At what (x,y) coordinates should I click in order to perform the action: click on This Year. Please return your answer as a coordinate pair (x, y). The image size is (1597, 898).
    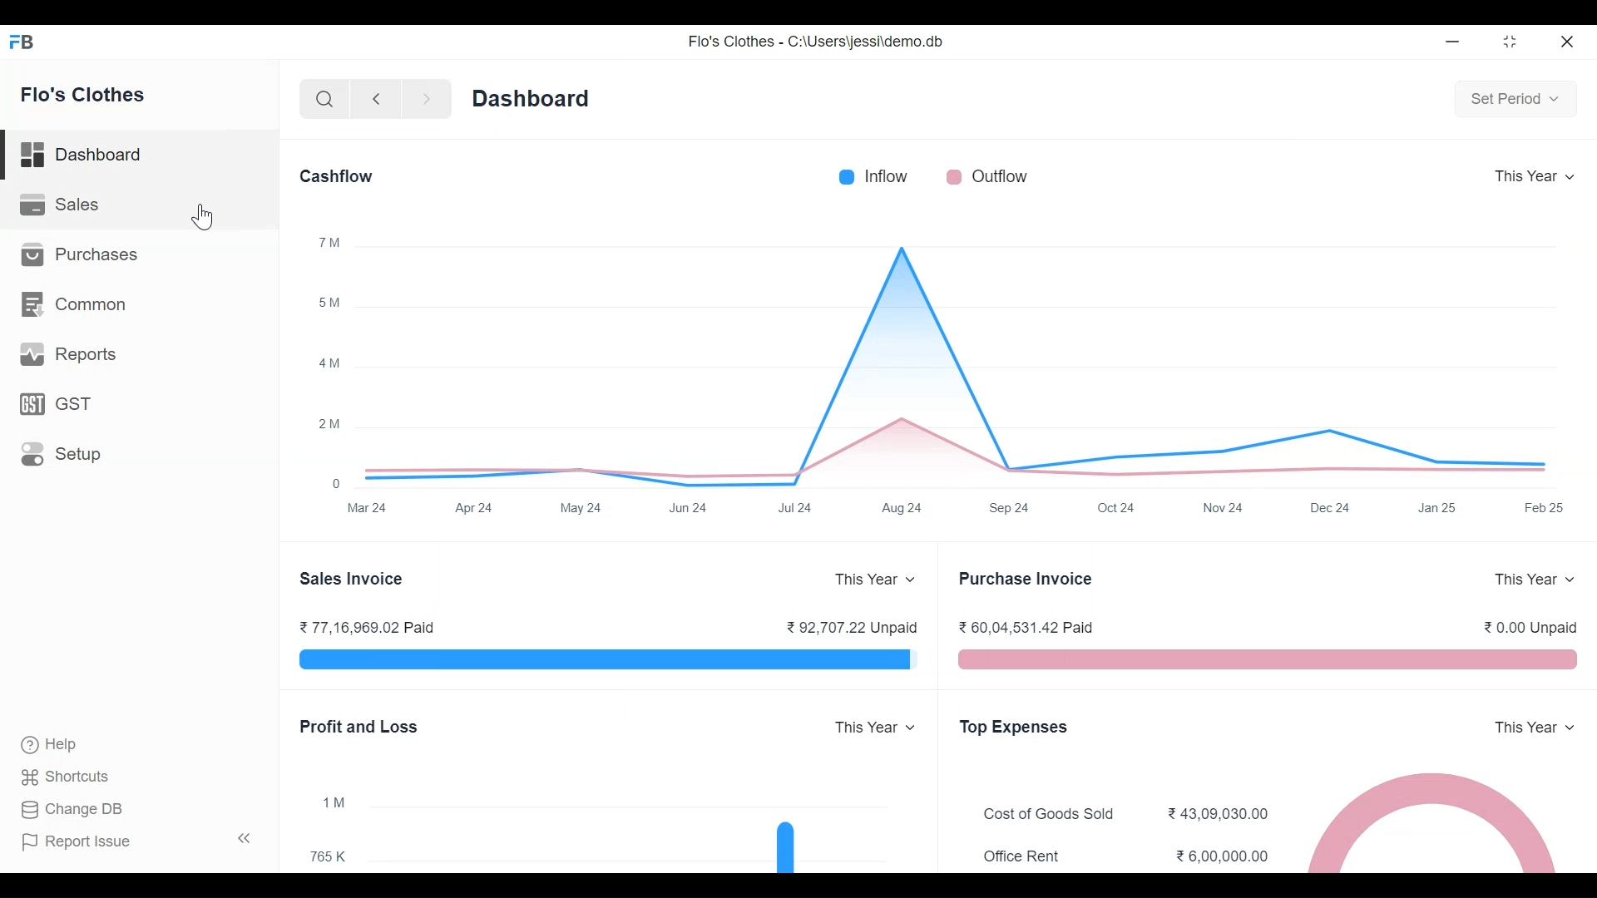
    Looking at the image, I should click on (1523, 728).